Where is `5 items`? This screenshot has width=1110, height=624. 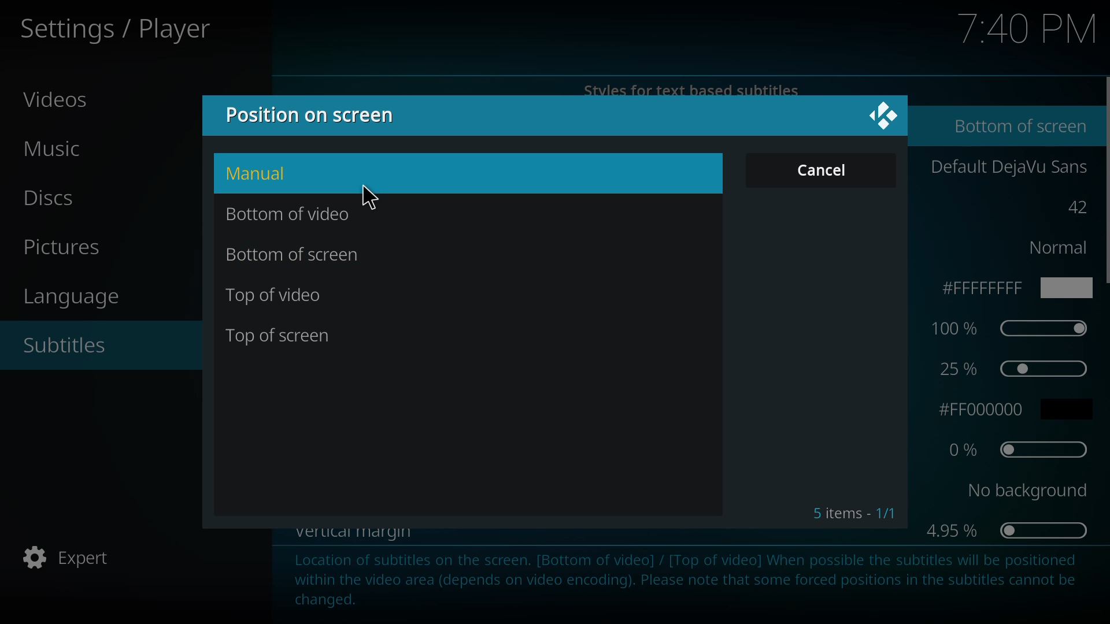
5 items is located at coordinates (854, 514).